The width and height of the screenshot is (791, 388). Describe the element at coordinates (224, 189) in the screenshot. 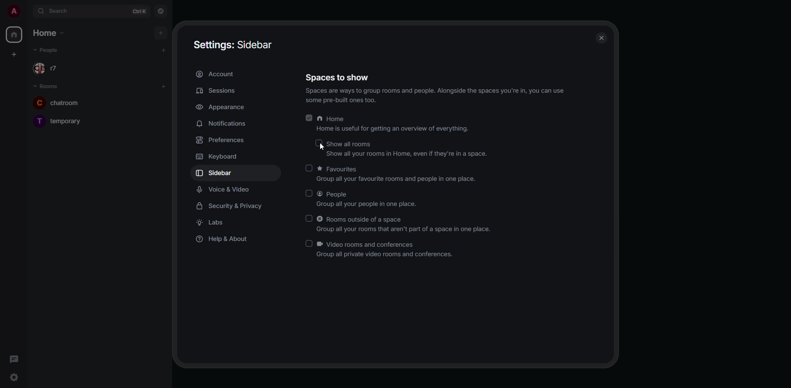

I see `voice & video` at that location.